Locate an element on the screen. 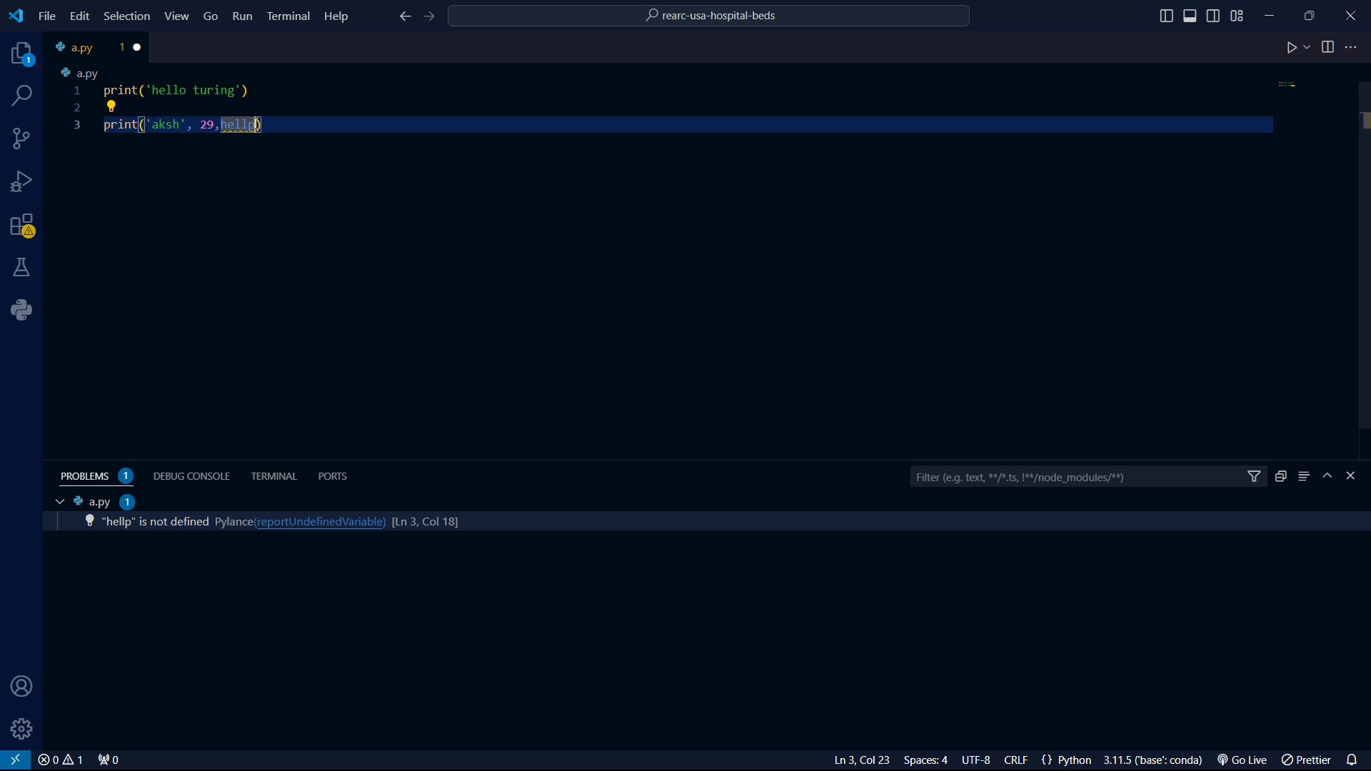  Selection is located at coordinates (129, 17).